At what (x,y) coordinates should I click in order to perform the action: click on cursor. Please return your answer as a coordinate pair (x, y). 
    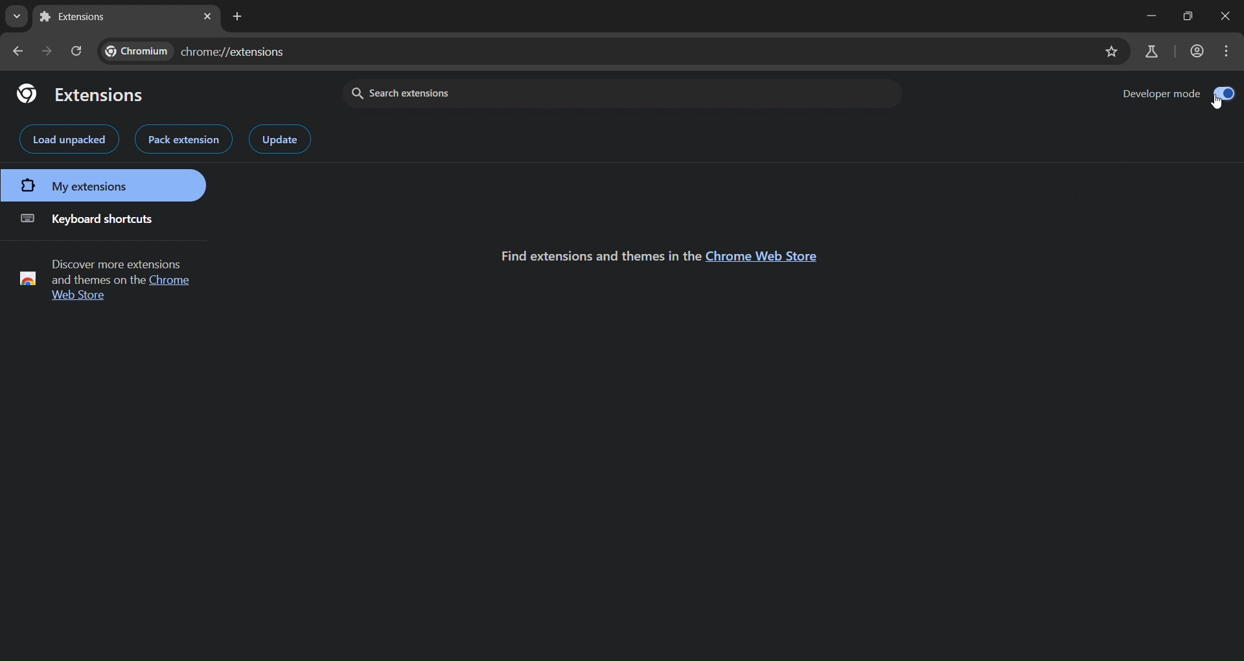
    Looking at the image, I should click on (1215, 105).